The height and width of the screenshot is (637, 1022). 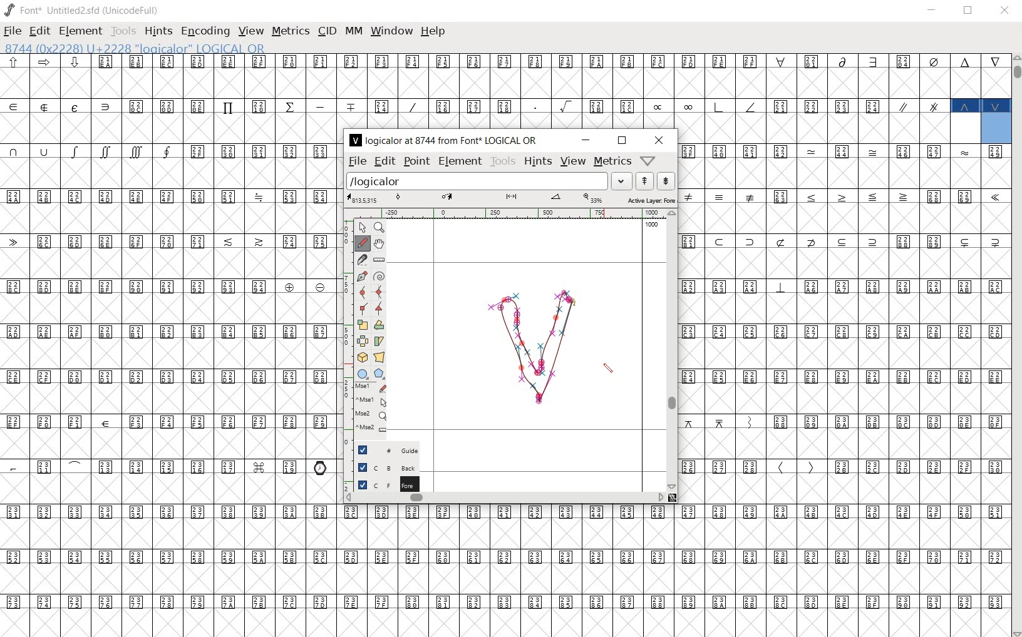 I want to click on view, so click(x=251, y=31).